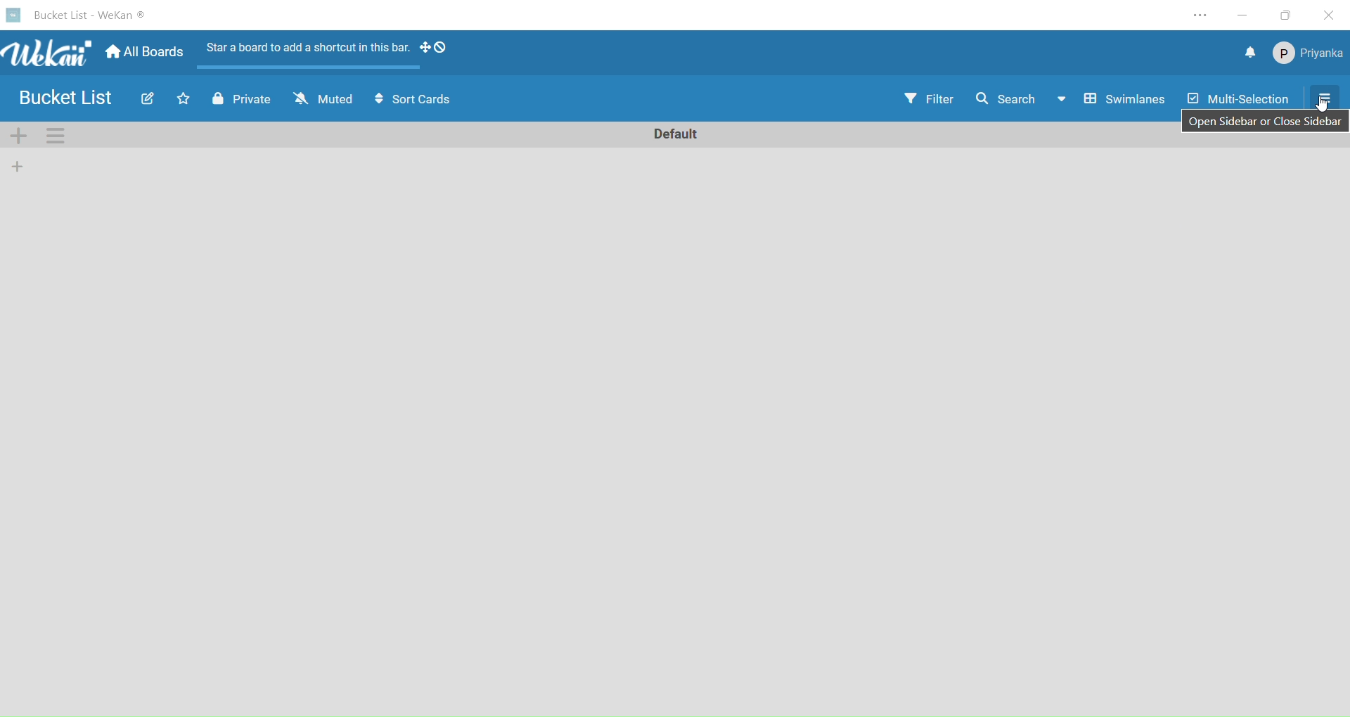  Describe the element at coordinates (146, 52) in the screenshot. I see `home` at that location.